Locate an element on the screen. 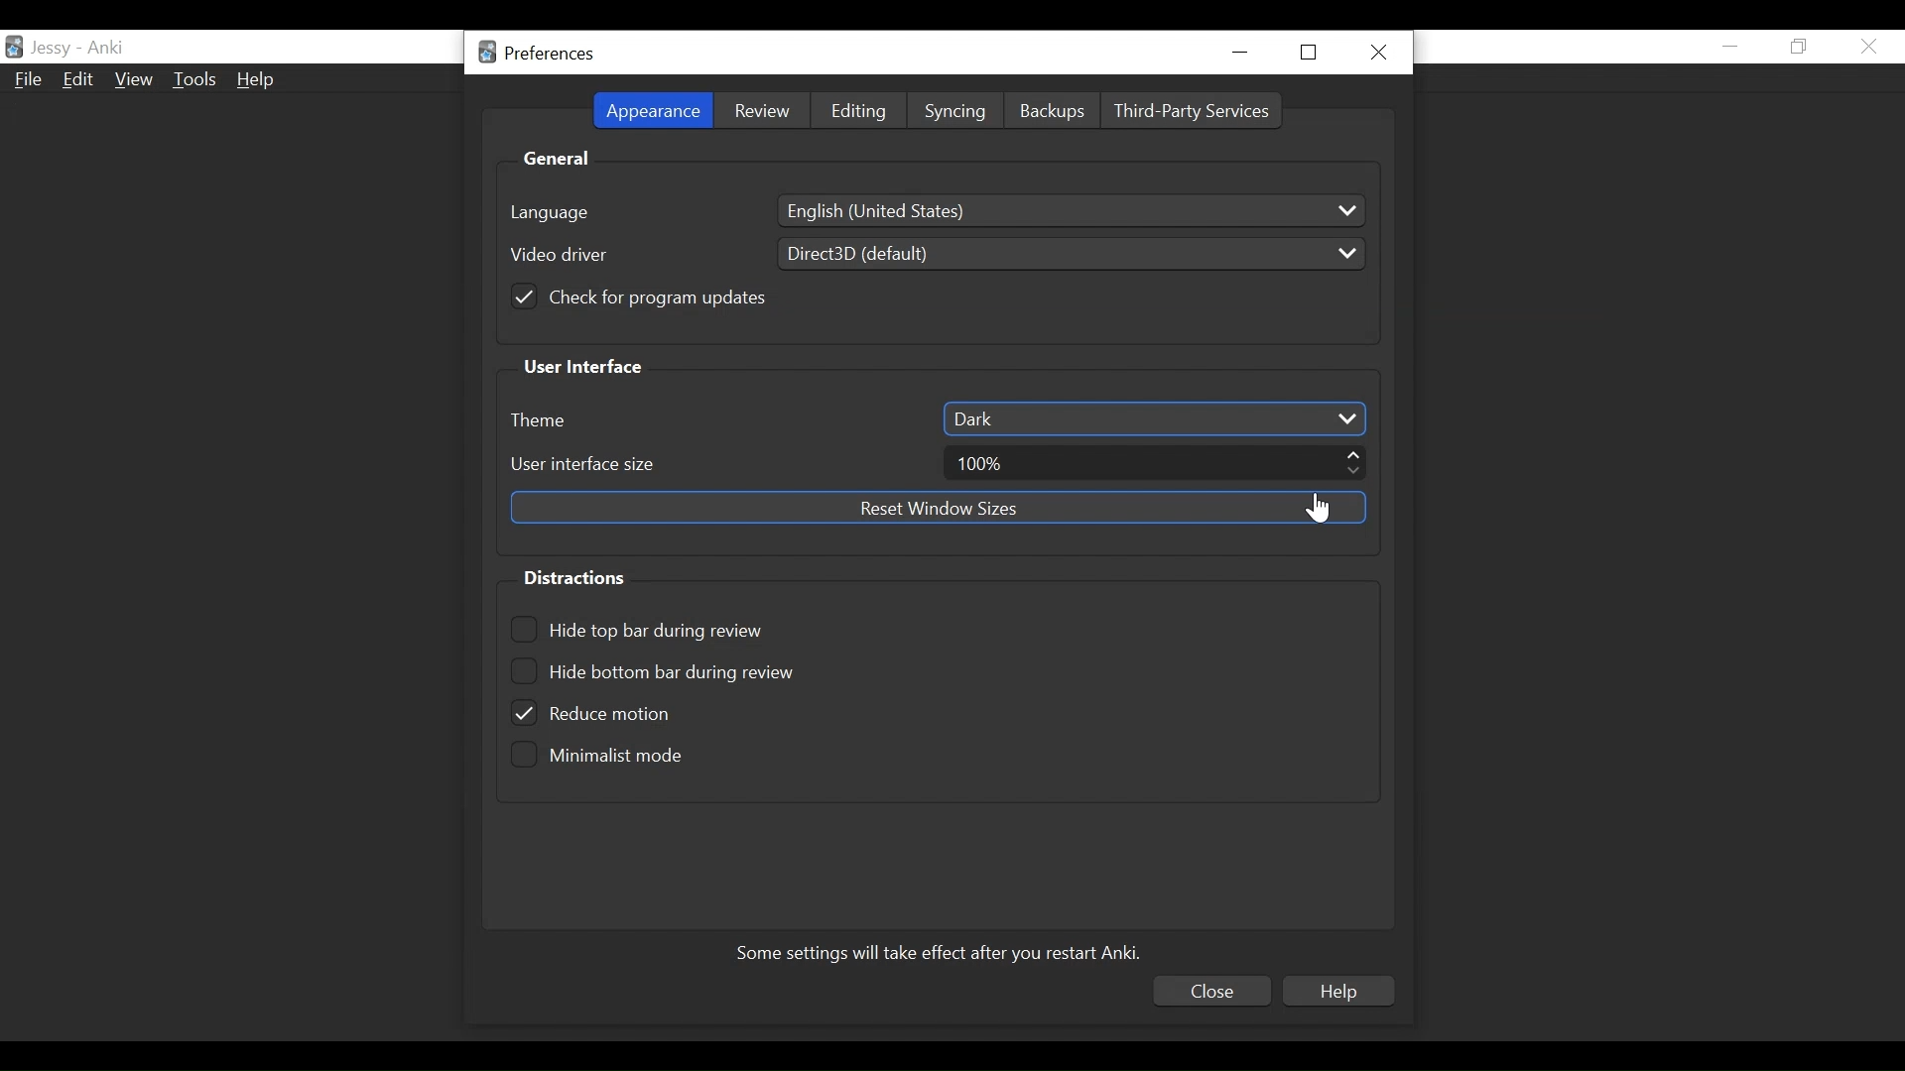 This screenshot has width=1905, height=1071. User Interface size is located at coordinates (581, 463).